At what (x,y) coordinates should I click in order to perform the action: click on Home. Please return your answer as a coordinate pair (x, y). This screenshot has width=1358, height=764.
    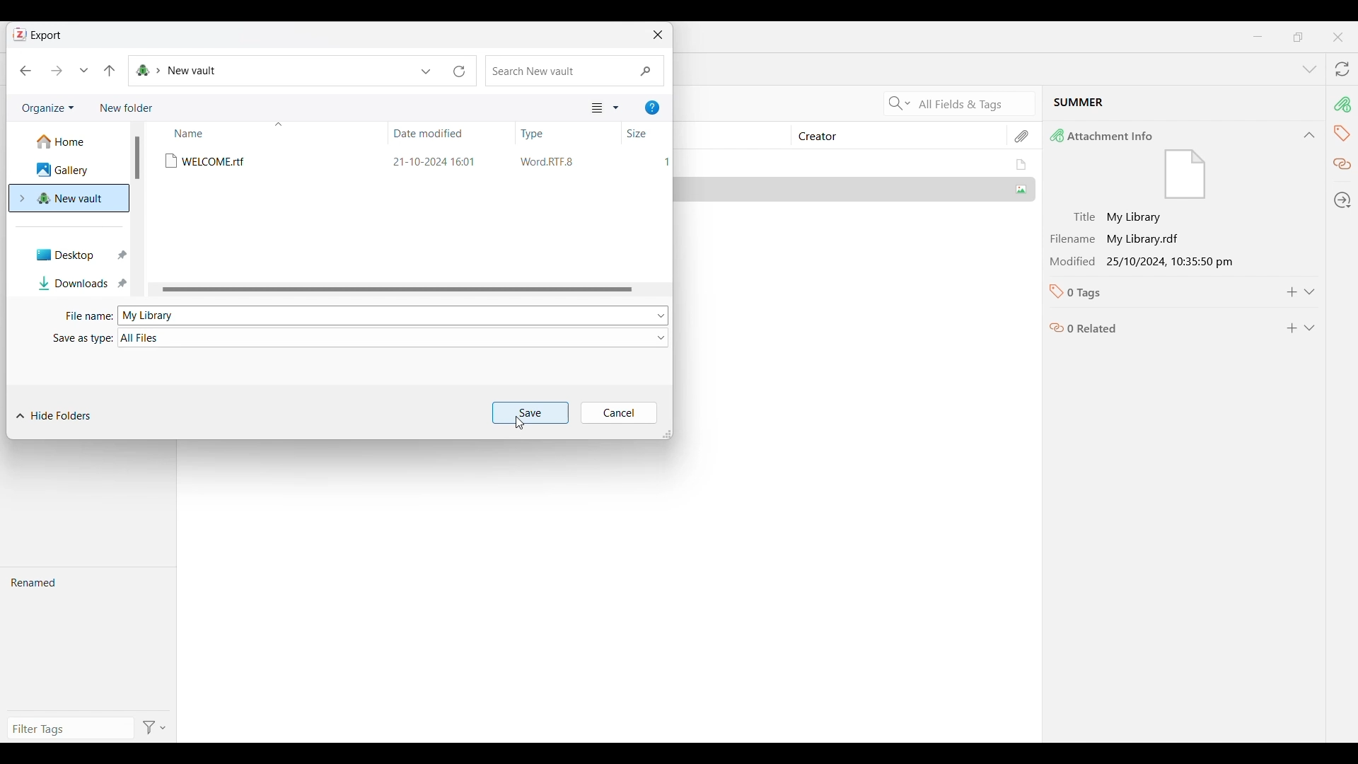
    Looking at the image, I should click on (71, 142).